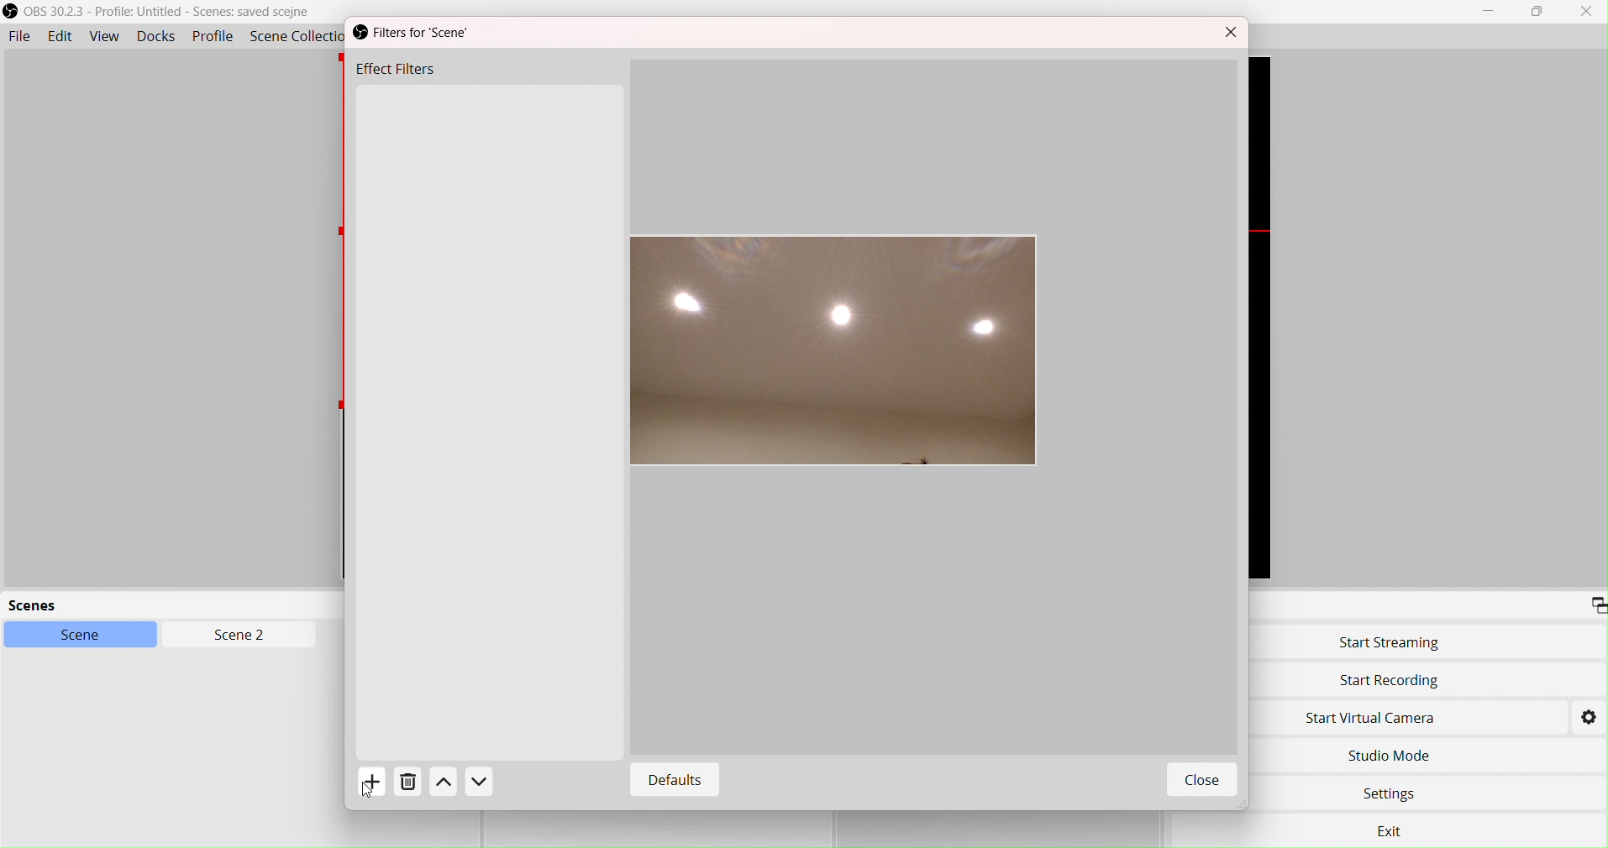  What do you see at coordinates (670, 781) in the screenshot?
I see `Defaults` at bounding box center [670, 781].